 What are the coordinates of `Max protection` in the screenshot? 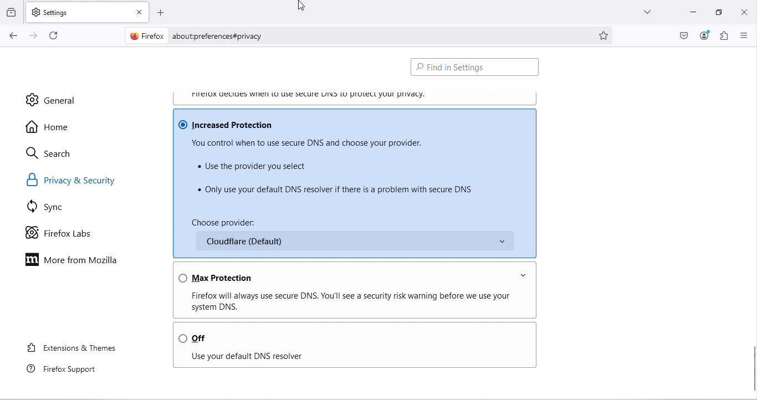 It's located at (351, 273).